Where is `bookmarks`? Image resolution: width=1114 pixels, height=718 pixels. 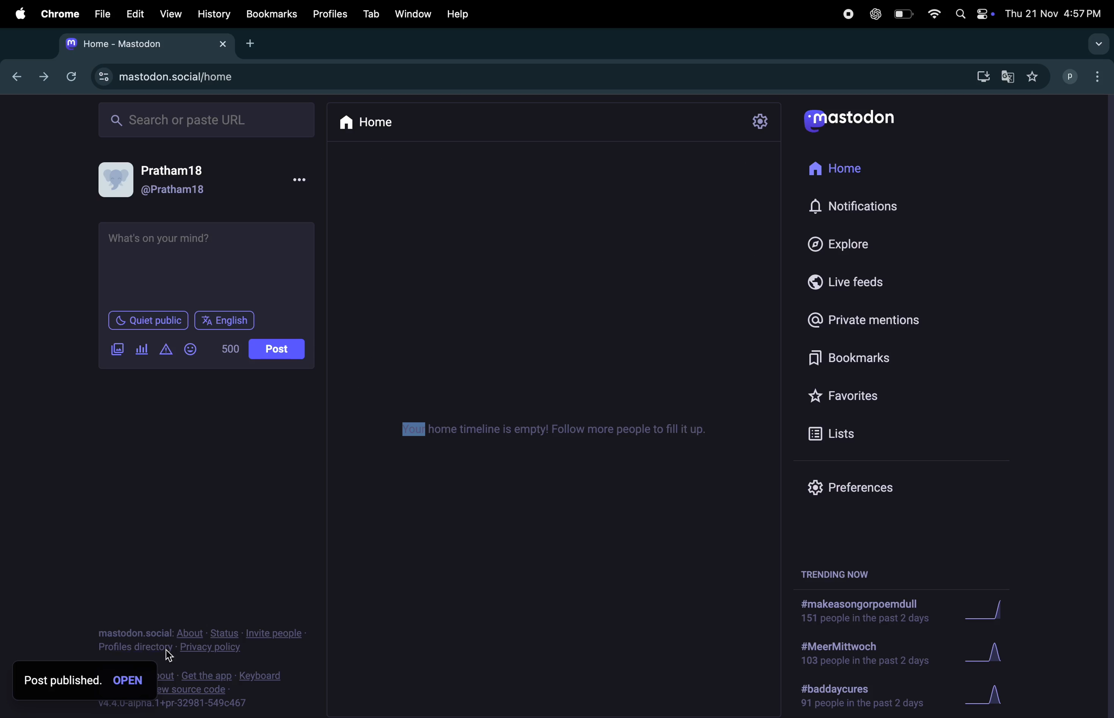 bookmarks is located at coordinates (853, 360).